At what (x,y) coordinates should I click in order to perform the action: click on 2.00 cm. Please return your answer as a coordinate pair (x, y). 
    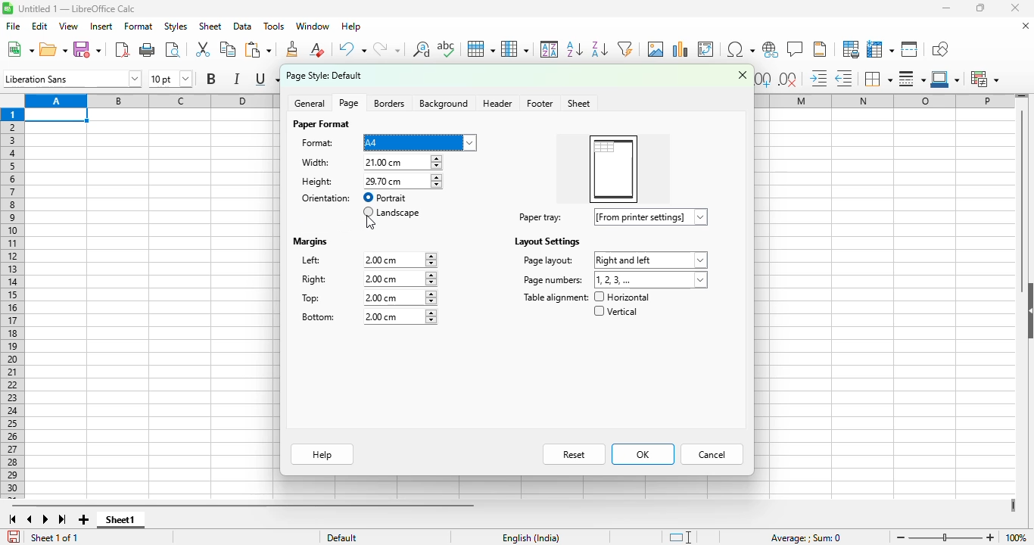
    Looking at the image, I should click on (400, 260).